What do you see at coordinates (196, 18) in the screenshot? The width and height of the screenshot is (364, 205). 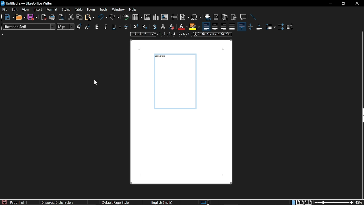 I see `insert symbol` at bounding box center [196, 18].